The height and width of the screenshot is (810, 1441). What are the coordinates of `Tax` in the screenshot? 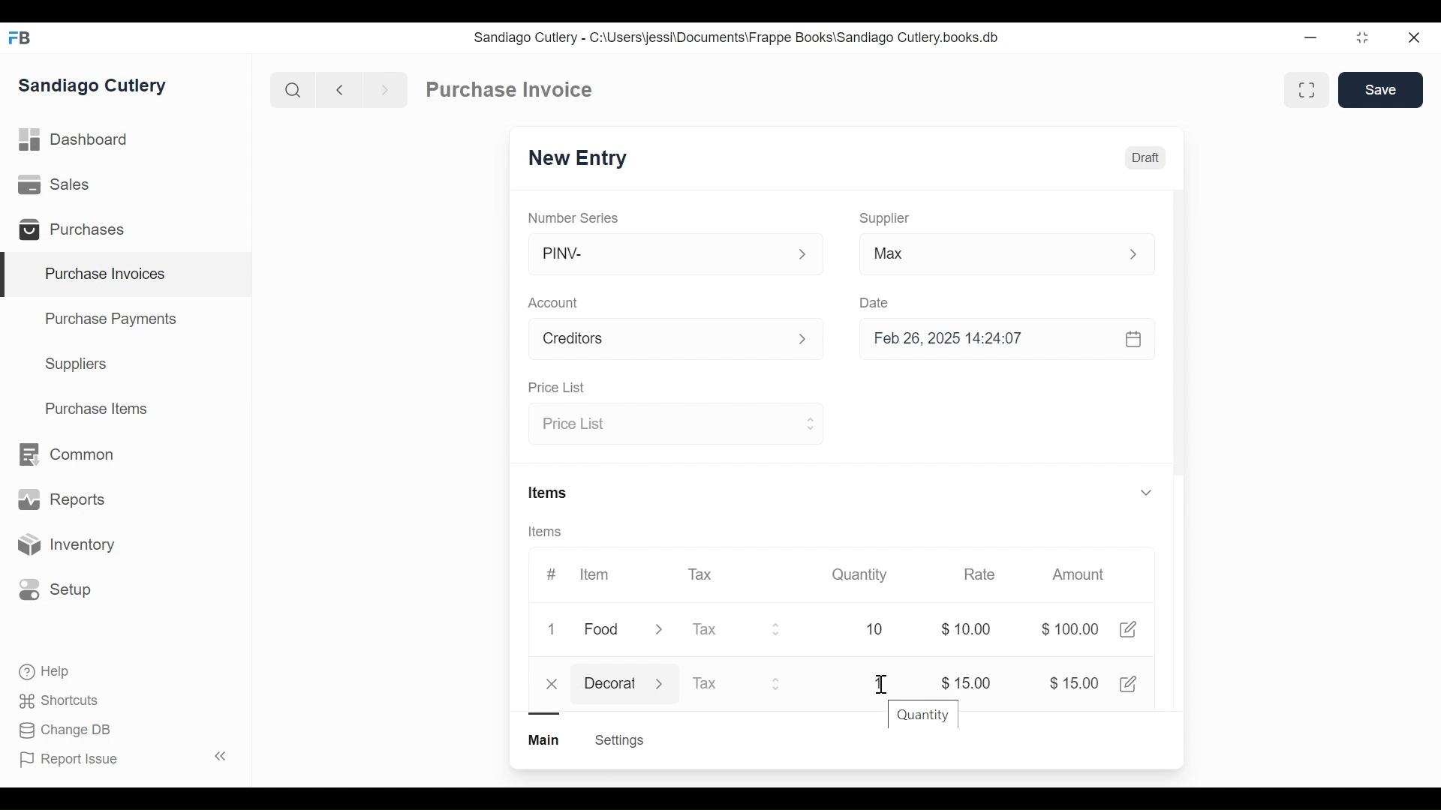 It's located at (720, 685).